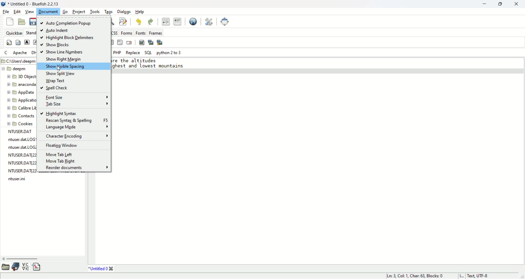 The image size is (525, 279). What do you see at coordinates (160, 42) in the screenshot?
I see `multi-thumbnail` at bounding box center [160, 42].